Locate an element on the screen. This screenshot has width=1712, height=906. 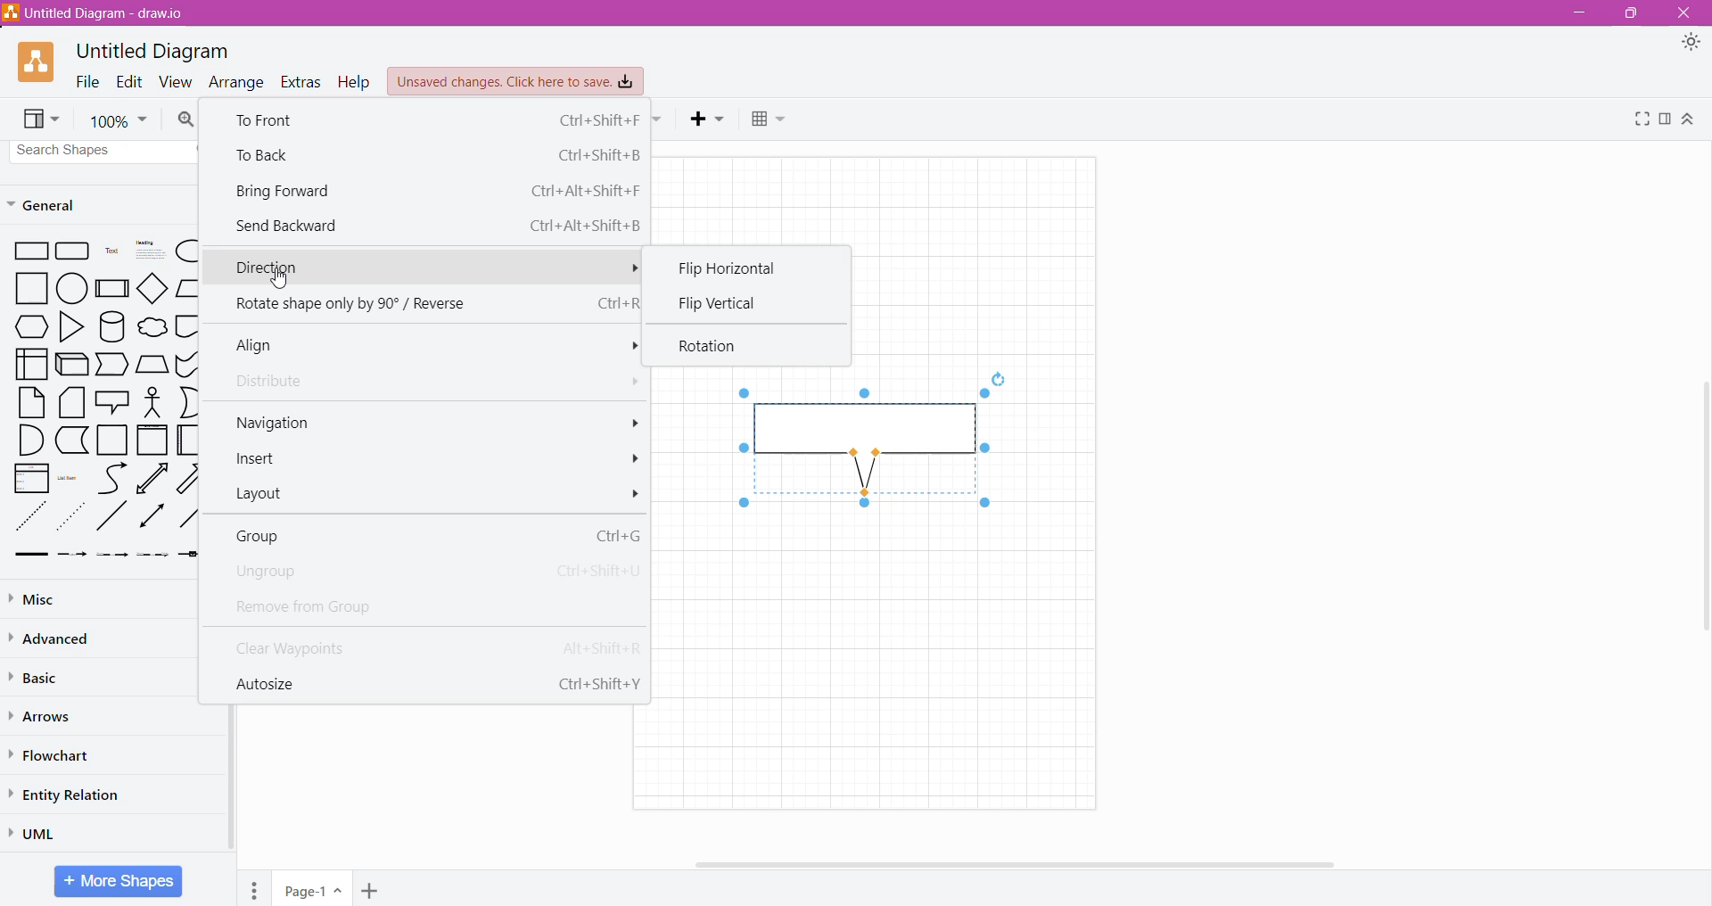
Heading is located at coordinates (147, 251).